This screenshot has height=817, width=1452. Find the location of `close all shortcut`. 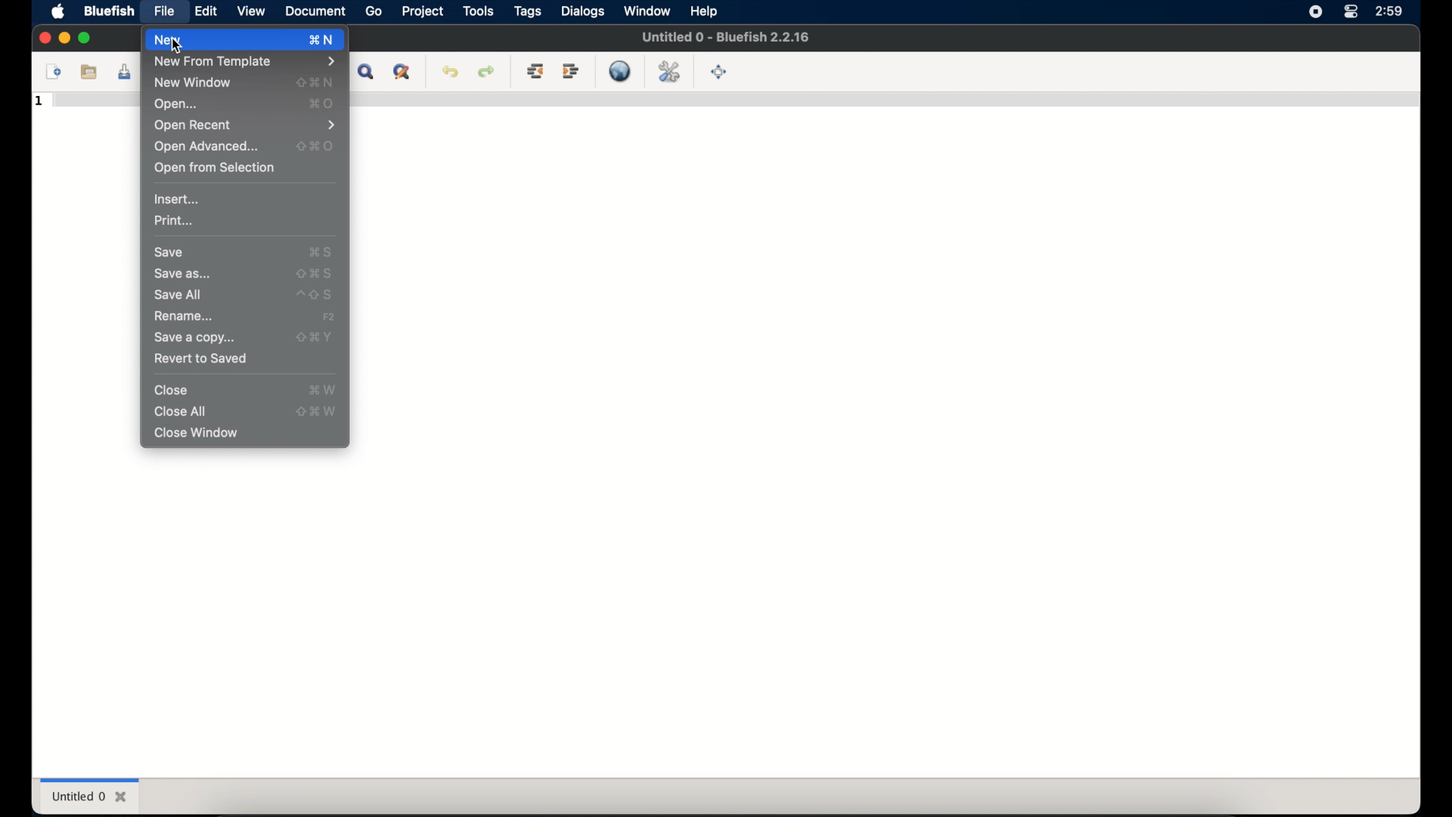

close all shortcut is located at coordinates (317, 412).